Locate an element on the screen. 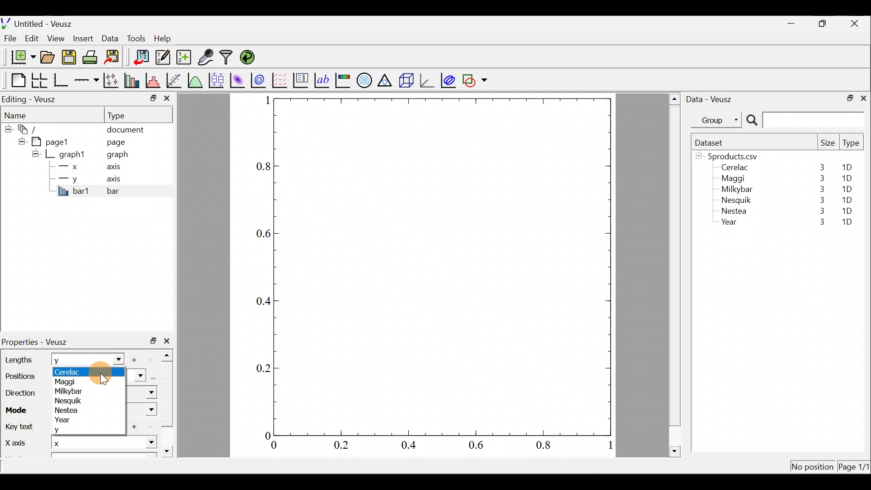 The height and width of the screenshot is (490, 871). Data is located at coordinates (110, 38).